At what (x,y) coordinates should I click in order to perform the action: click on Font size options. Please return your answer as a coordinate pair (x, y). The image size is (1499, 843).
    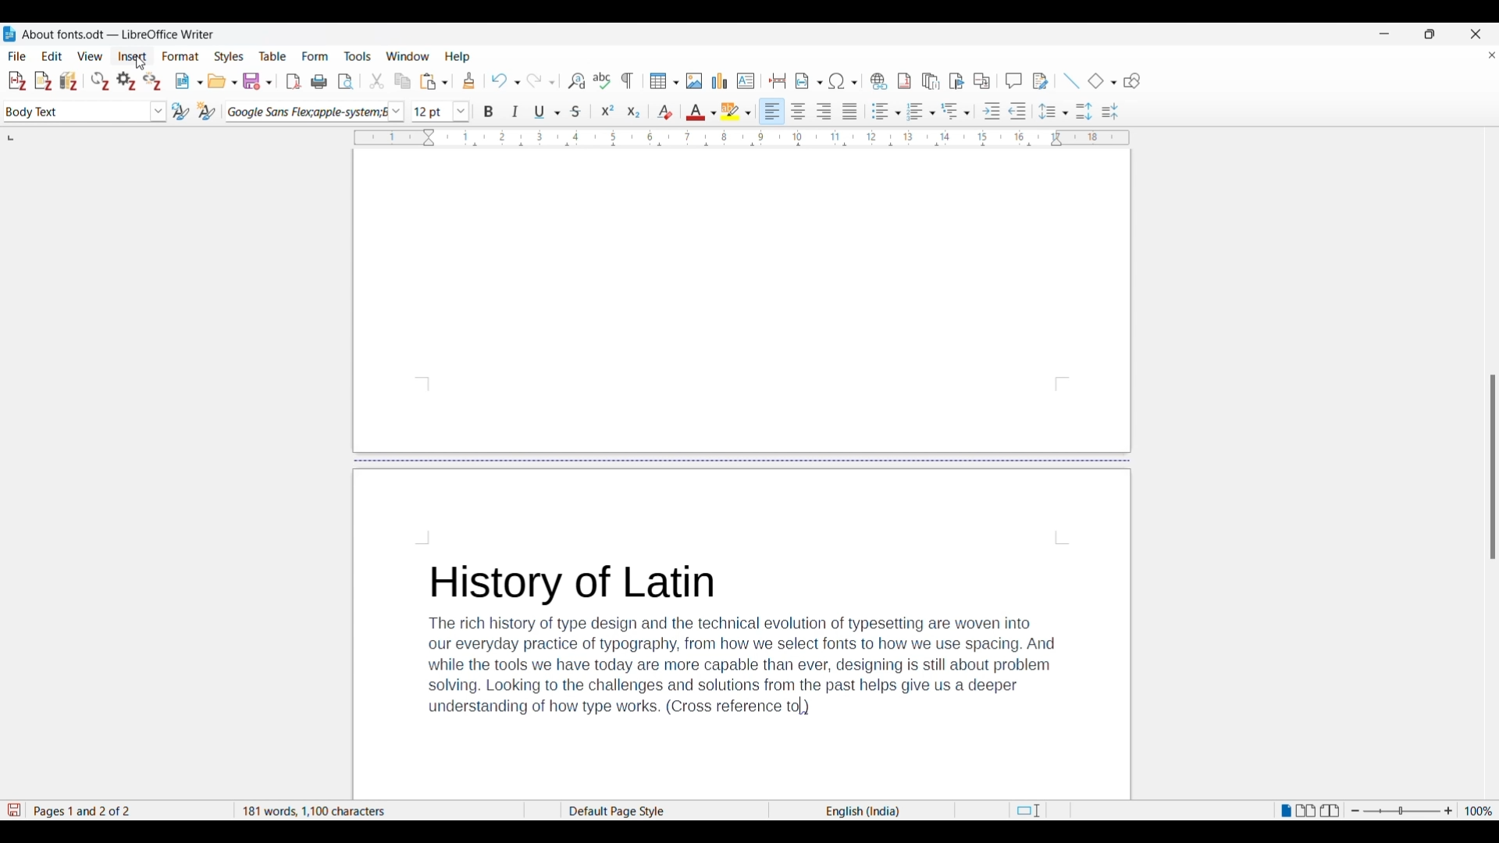
    Looking at the image, I should click on (461, 111).